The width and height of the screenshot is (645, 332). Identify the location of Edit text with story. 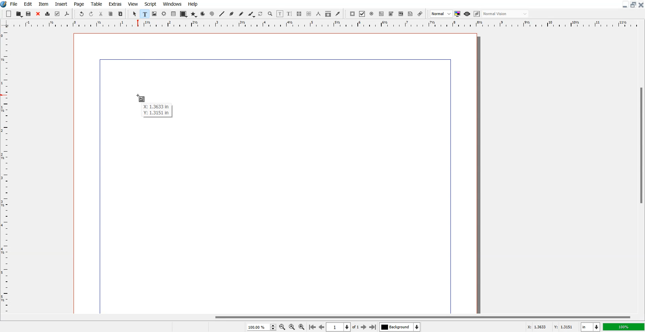
(290, 14).